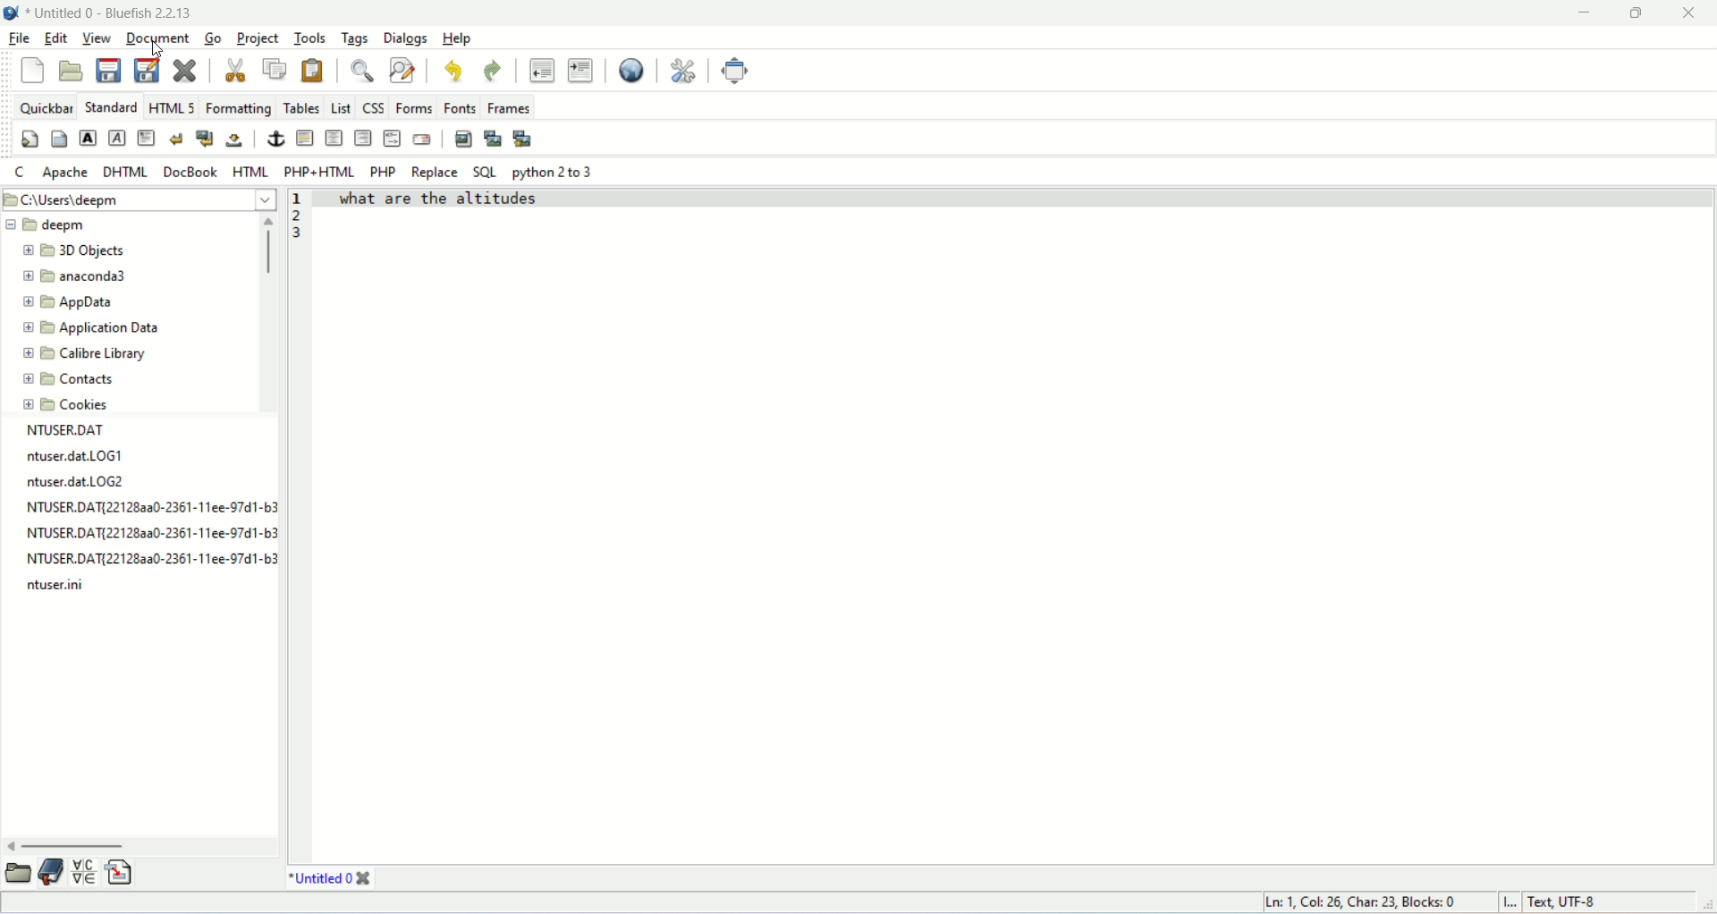 The width and height of the screenshot is (1717, 914). What do you see at coordinates (111, 14) in the screenshot?
I see `title` at bounding box center [111, 14].